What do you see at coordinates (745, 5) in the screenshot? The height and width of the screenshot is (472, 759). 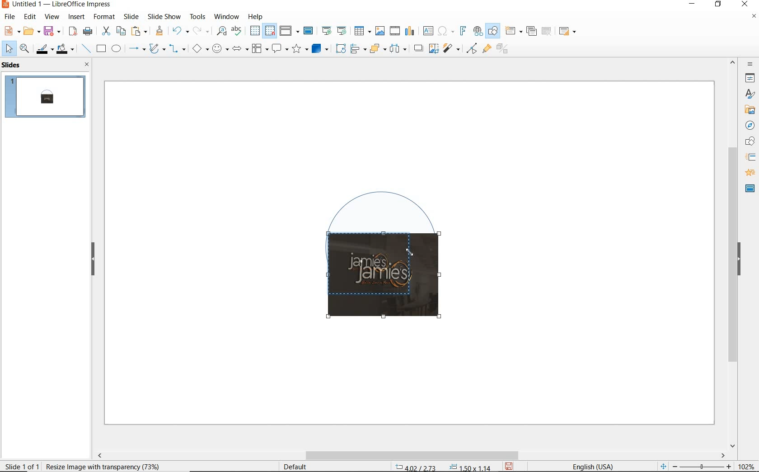 I see `close` at bounding box center [745, 5].